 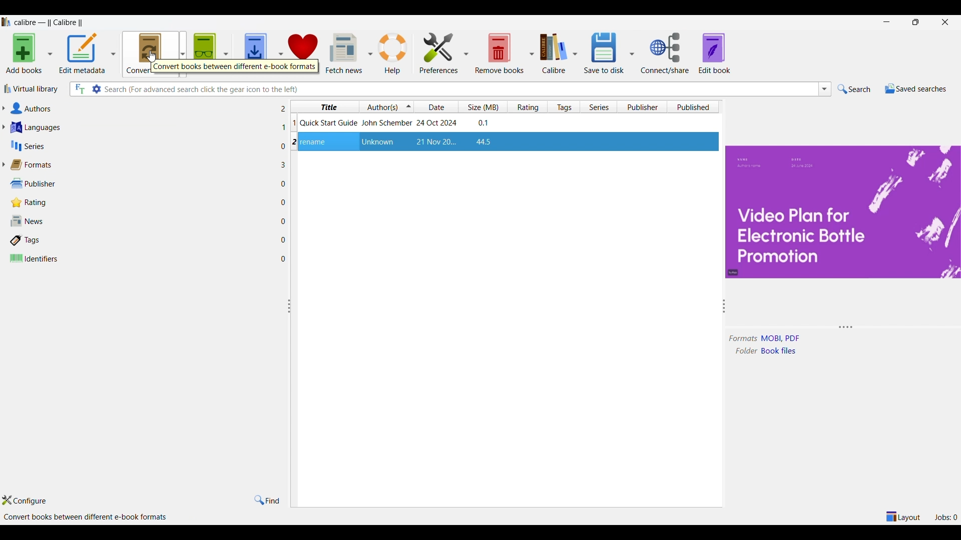 What do you see at coordinates (142, 220) in the screenshot?
I see `News` at bounding box center [142, 220].